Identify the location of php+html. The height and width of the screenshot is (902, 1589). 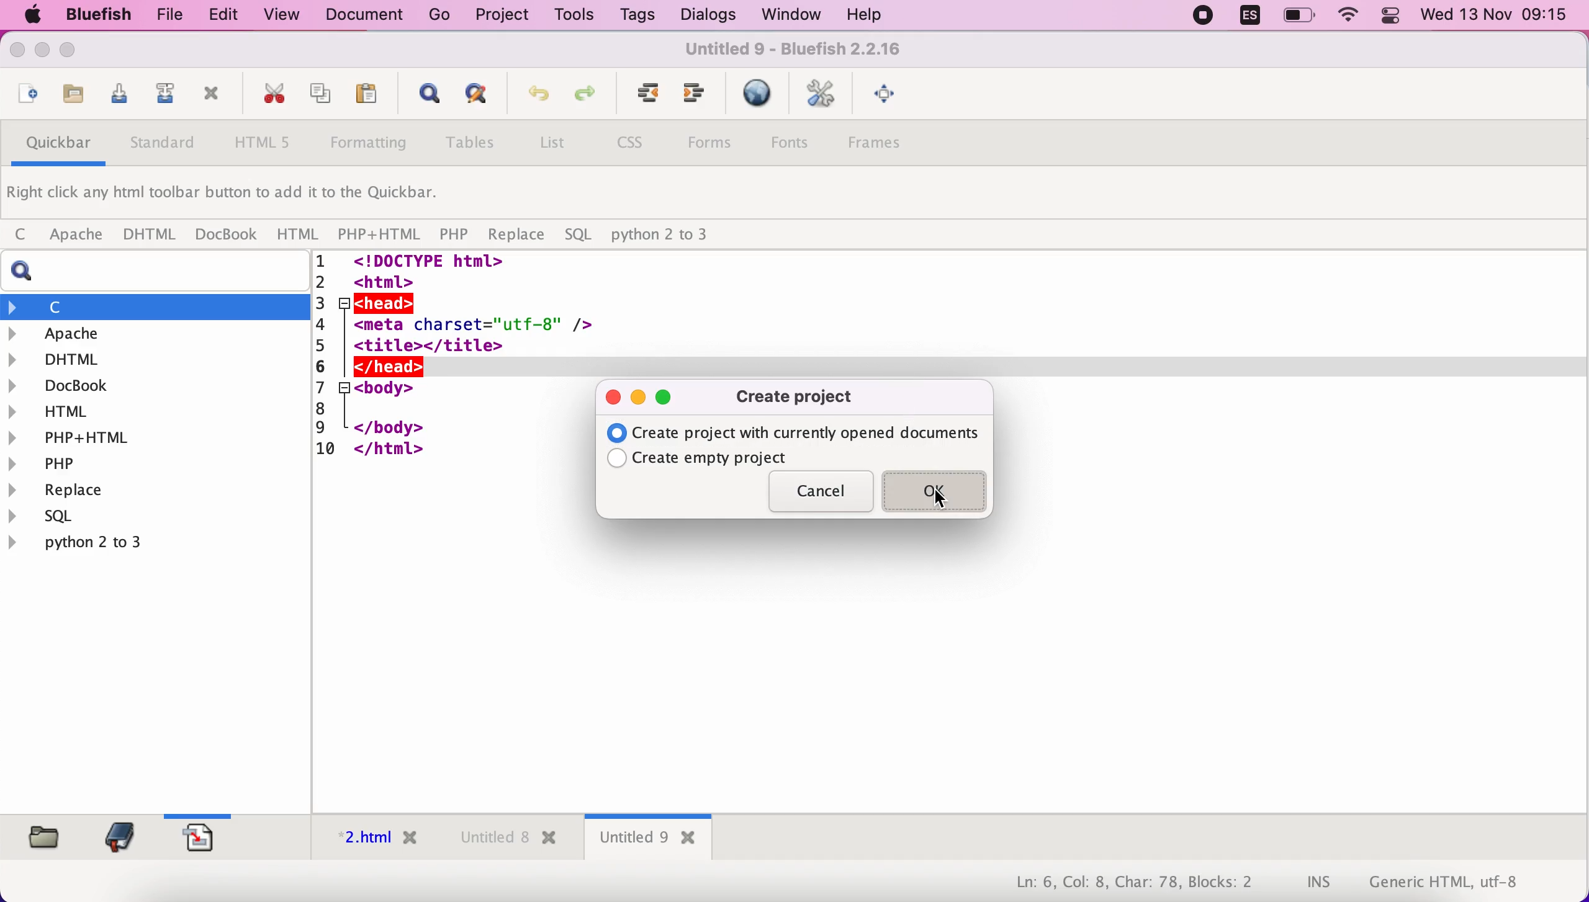
(154, 436).